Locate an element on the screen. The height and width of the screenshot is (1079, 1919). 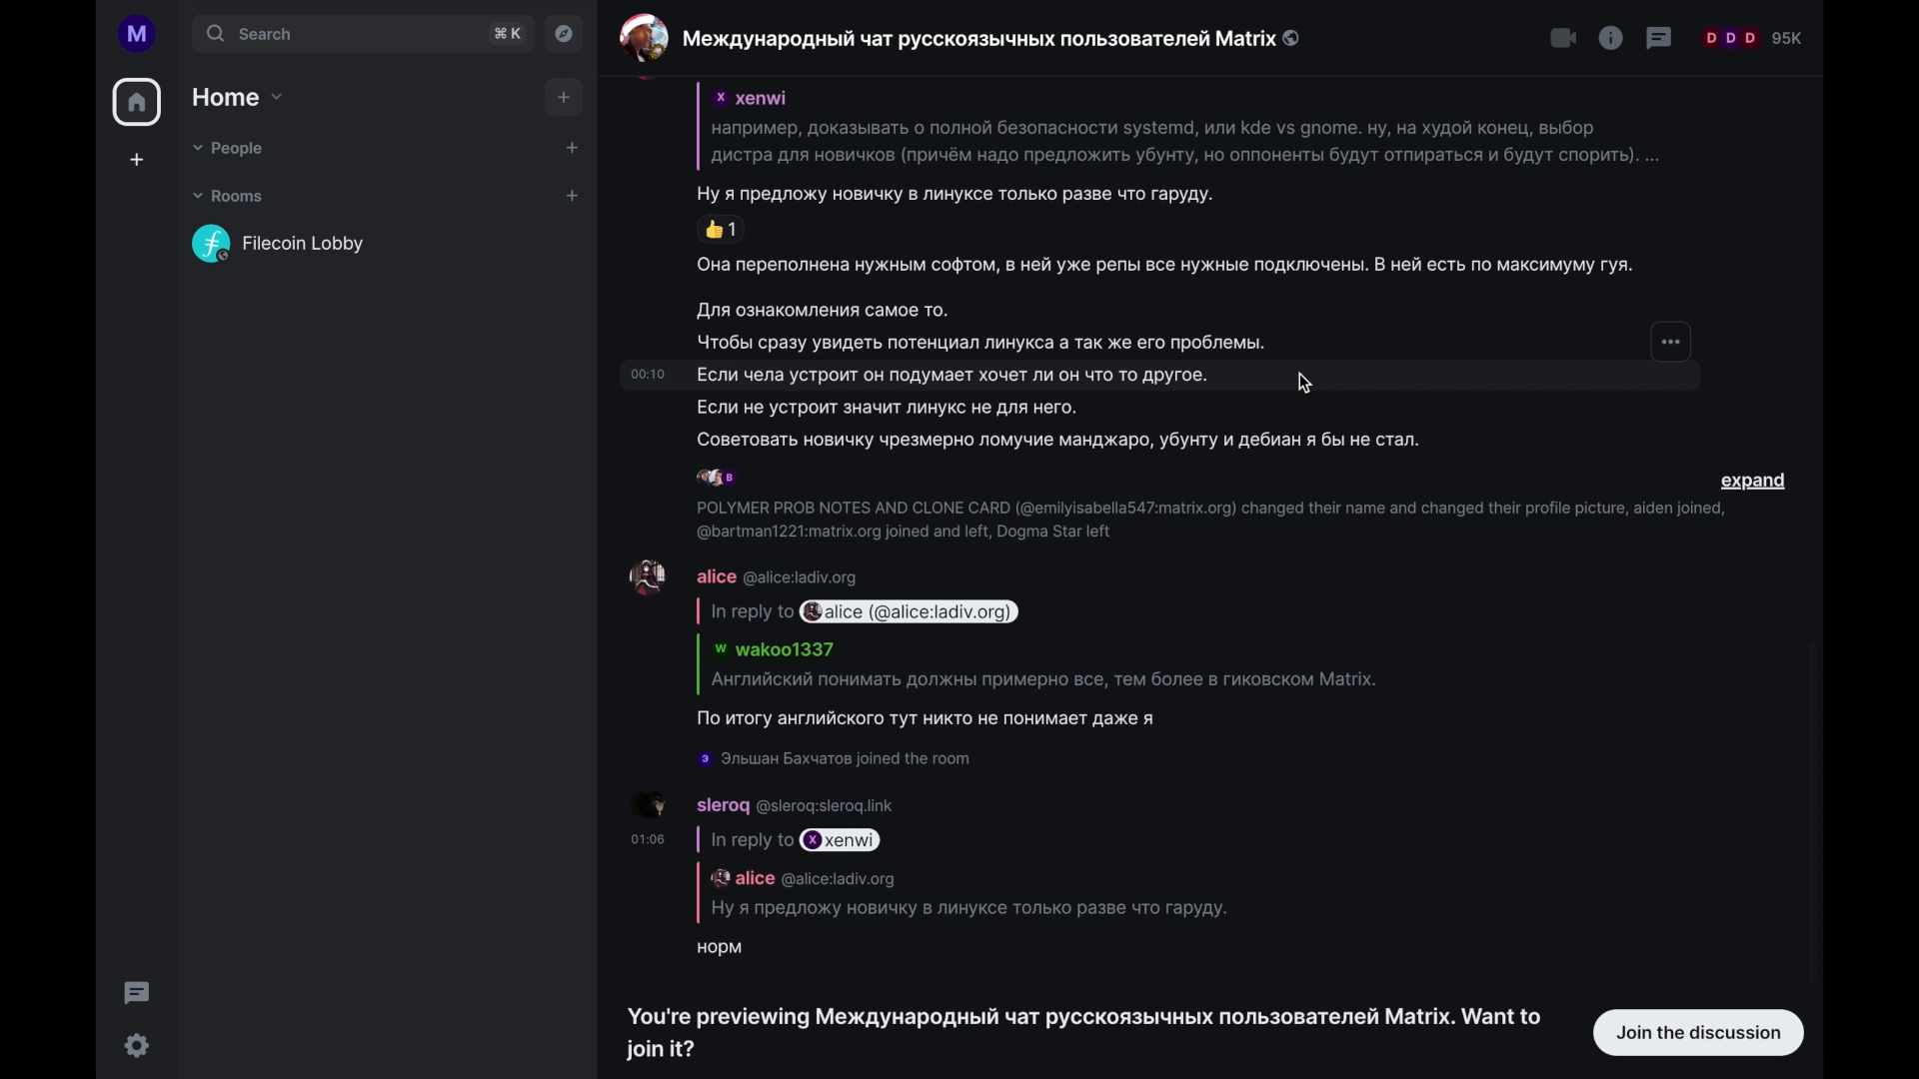
Эльшан Бахчатов joined the room is located at coordinates (834, 759).